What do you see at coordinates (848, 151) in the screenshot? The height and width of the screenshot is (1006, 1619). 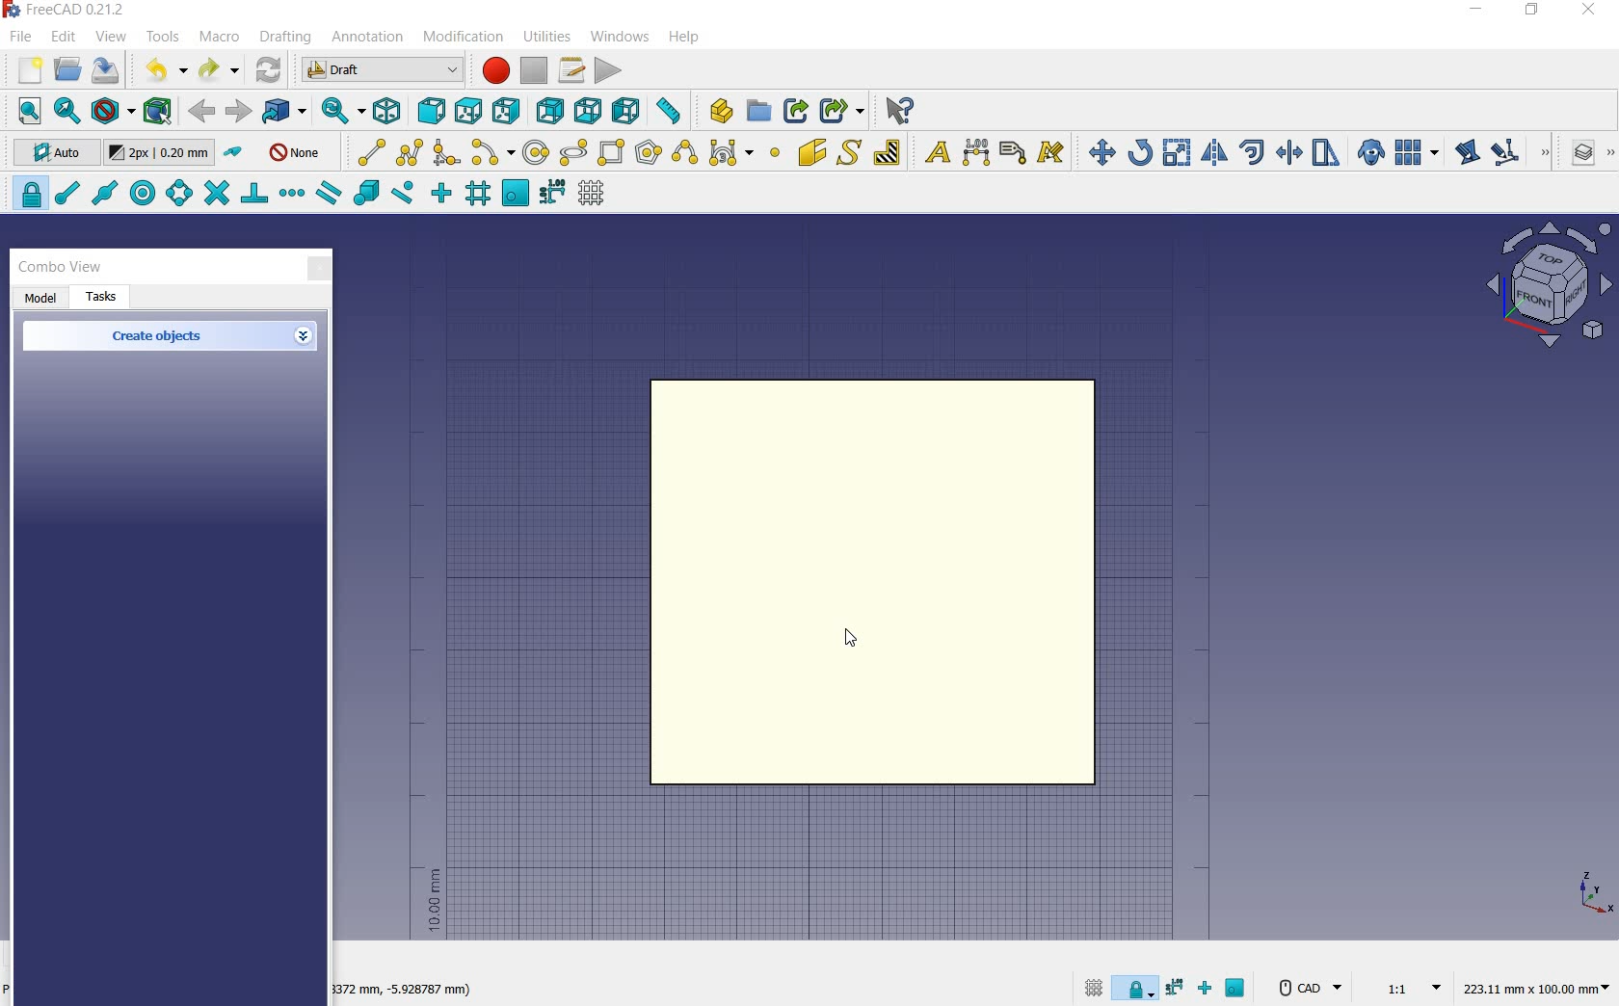 I see `shape from text` at bounding box center [848, 151].